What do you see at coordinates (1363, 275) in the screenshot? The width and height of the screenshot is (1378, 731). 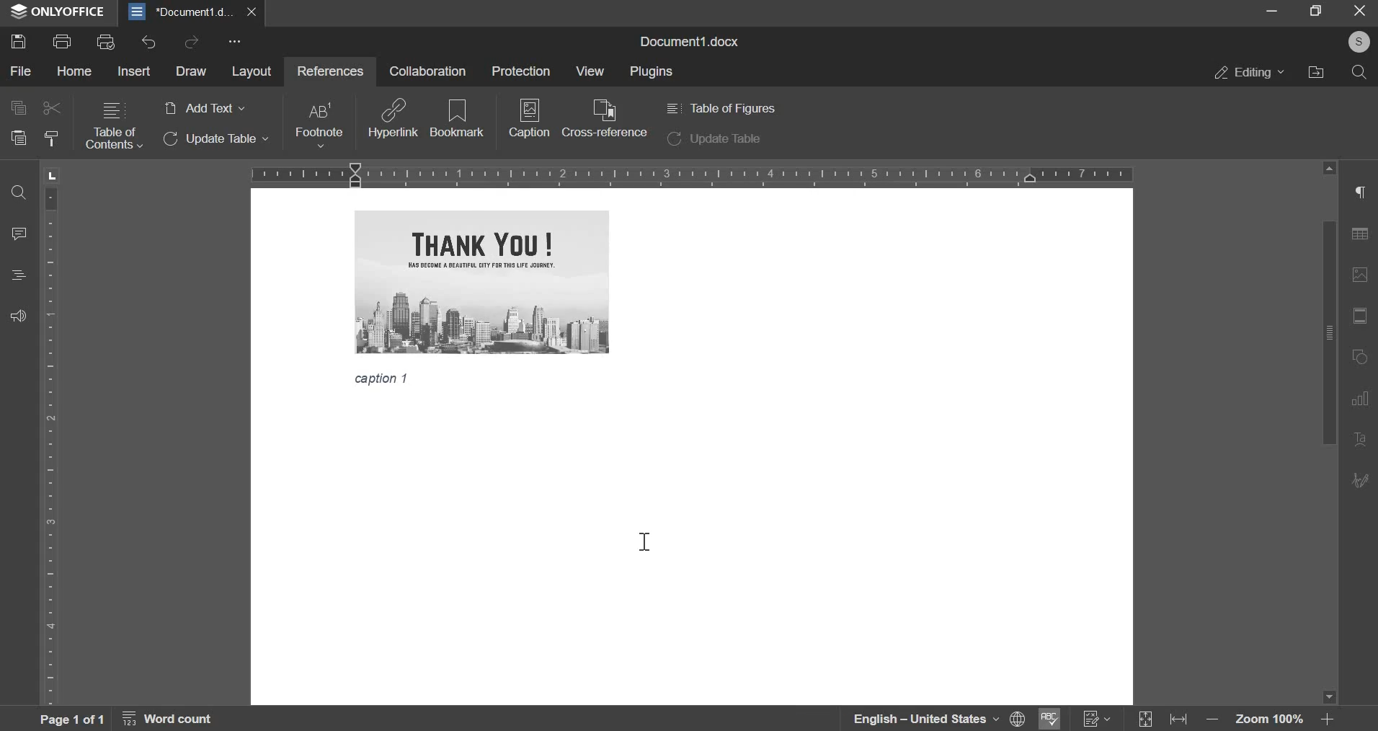 I see `image` at bounding box center [1363, 275].